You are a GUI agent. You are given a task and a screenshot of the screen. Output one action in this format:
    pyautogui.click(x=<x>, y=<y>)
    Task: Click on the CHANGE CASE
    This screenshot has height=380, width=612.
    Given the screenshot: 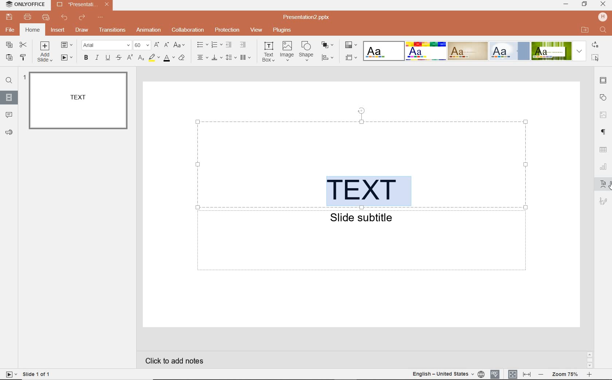 What is the action you would take?
    pyautogui.click(x=180, y=45)
    